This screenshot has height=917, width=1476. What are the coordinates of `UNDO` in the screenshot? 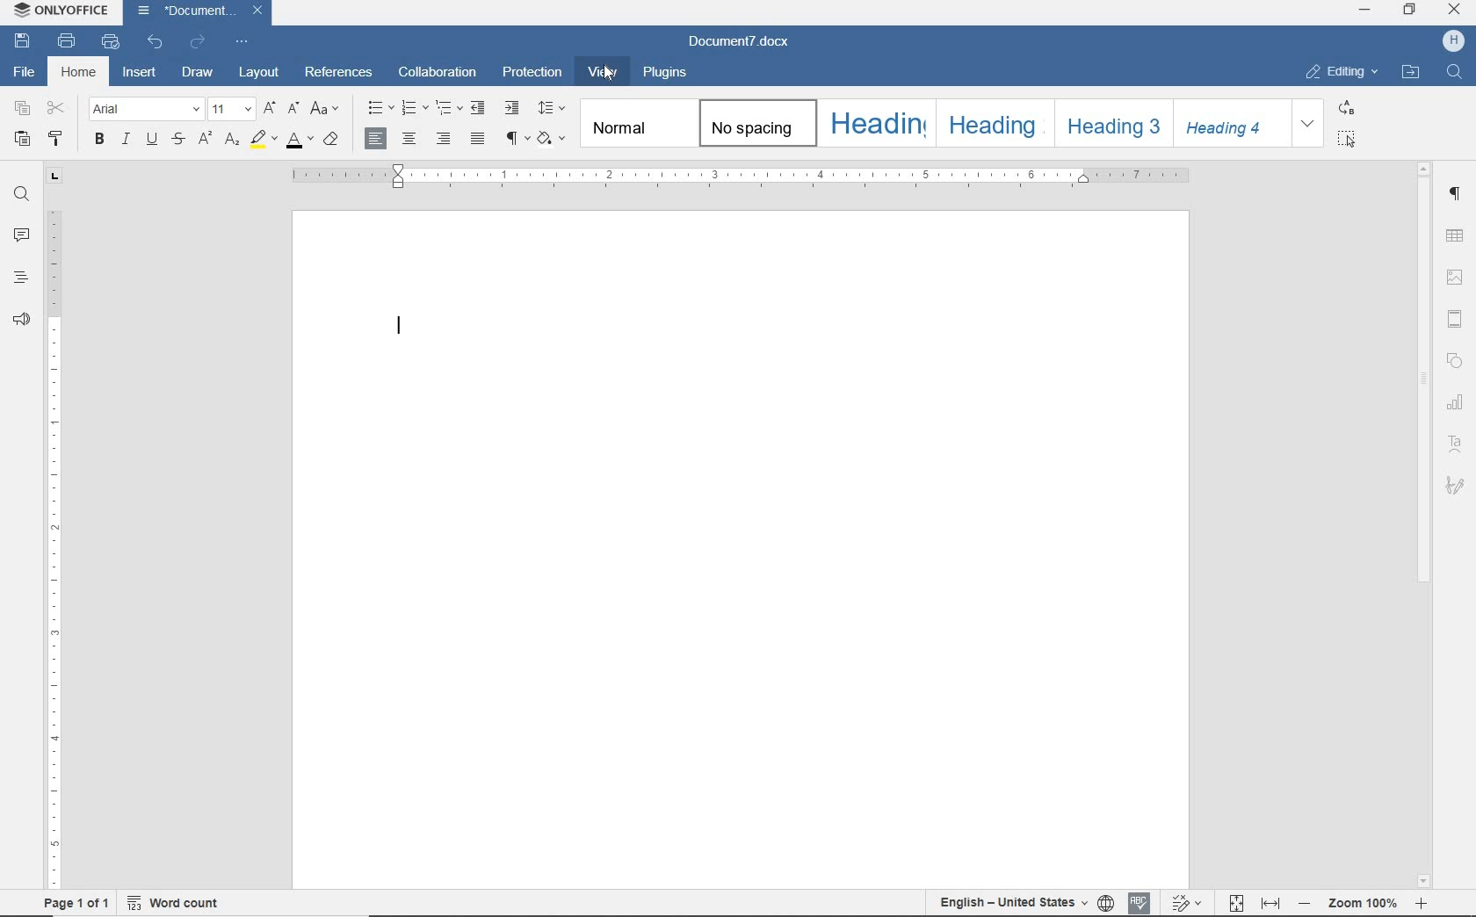 It's located at (156, 43).